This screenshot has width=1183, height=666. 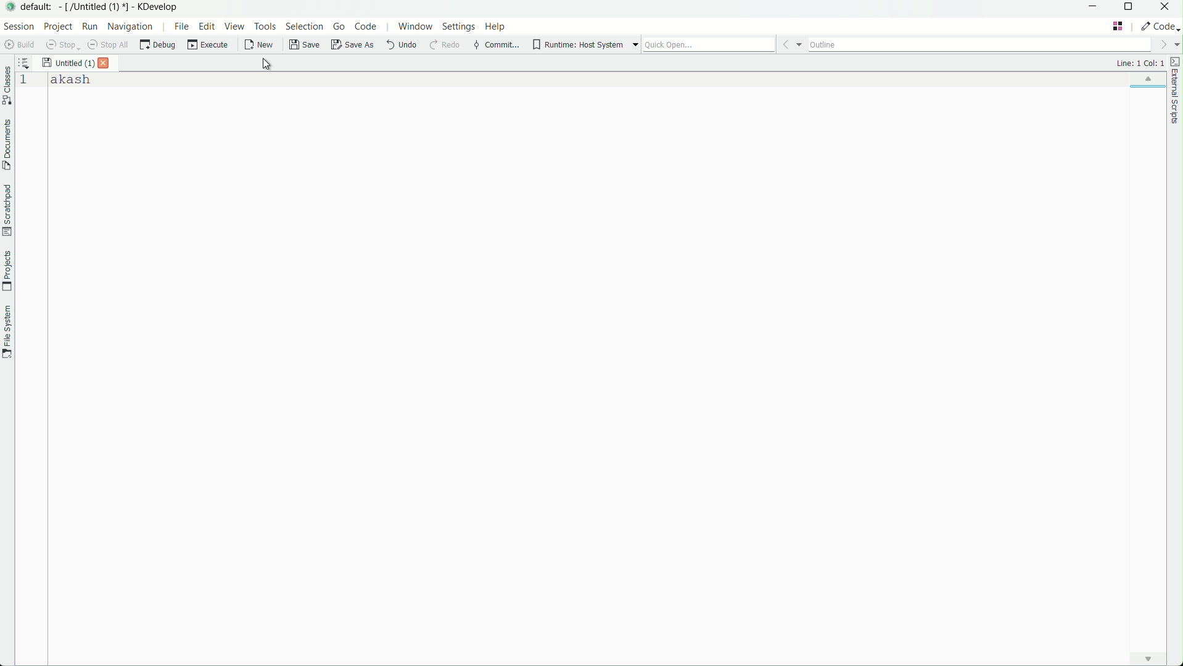 What do you see at coordinates (1133, 8) in the screenshot?
I see `maximize or restore` at bounding box center [1133, 8].